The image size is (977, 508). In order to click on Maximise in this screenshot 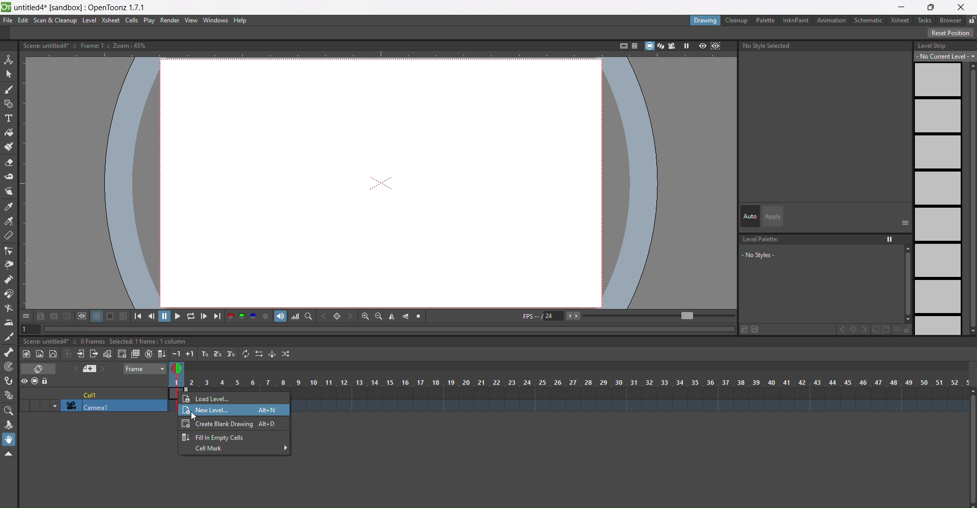, I will do `click(933, 7)`.